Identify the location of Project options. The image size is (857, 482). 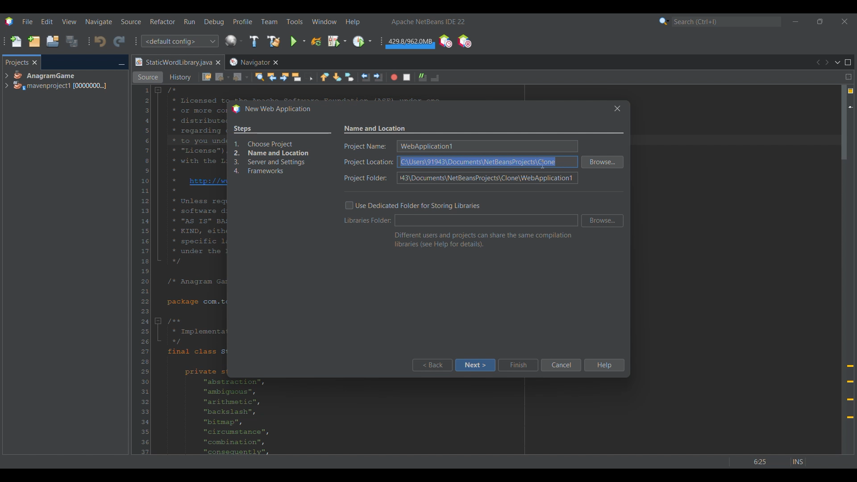
(61, 80).